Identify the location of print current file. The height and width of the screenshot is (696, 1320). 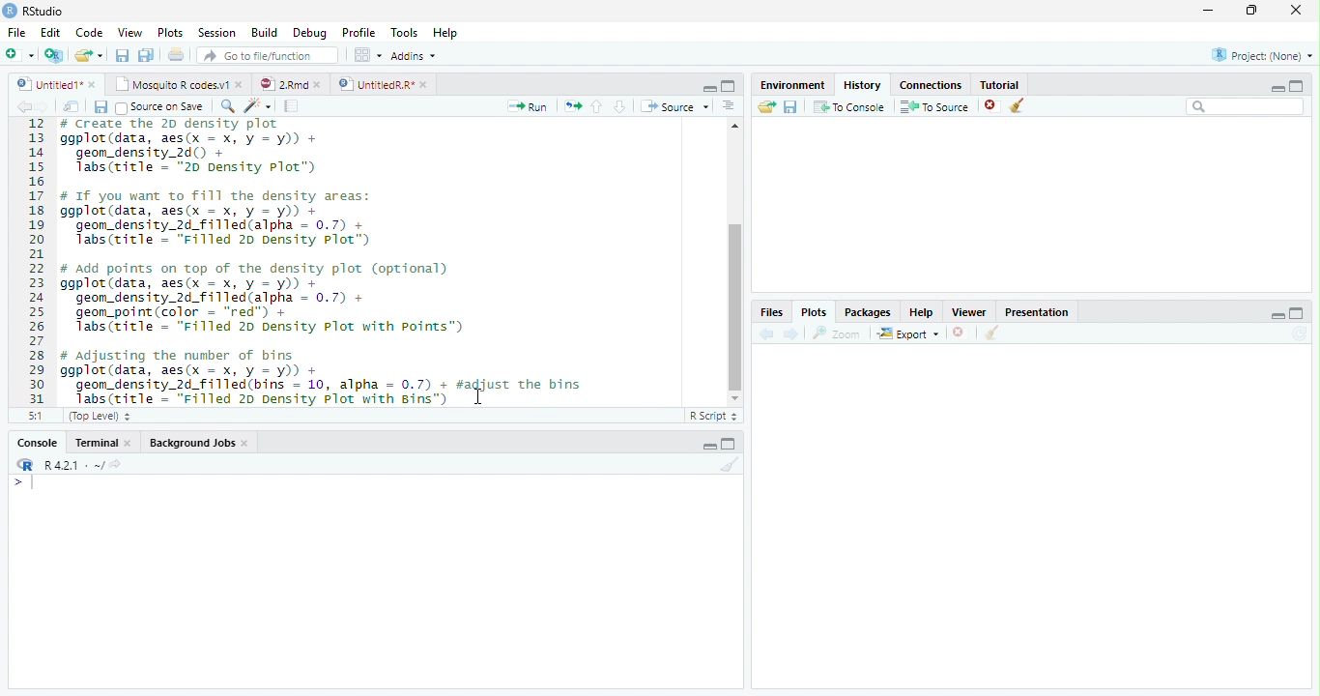
(176, 54).